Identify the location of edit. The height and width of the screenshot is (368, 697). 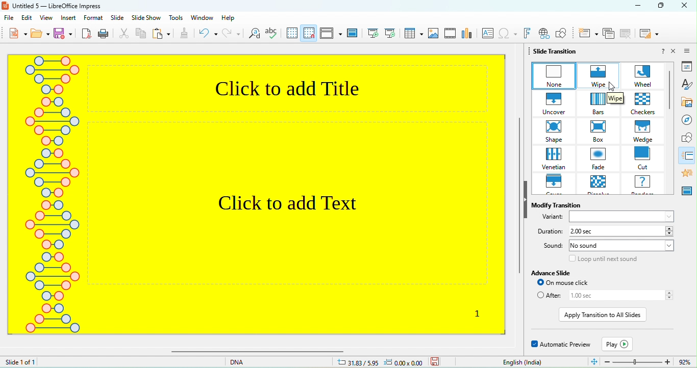
(27, 18).